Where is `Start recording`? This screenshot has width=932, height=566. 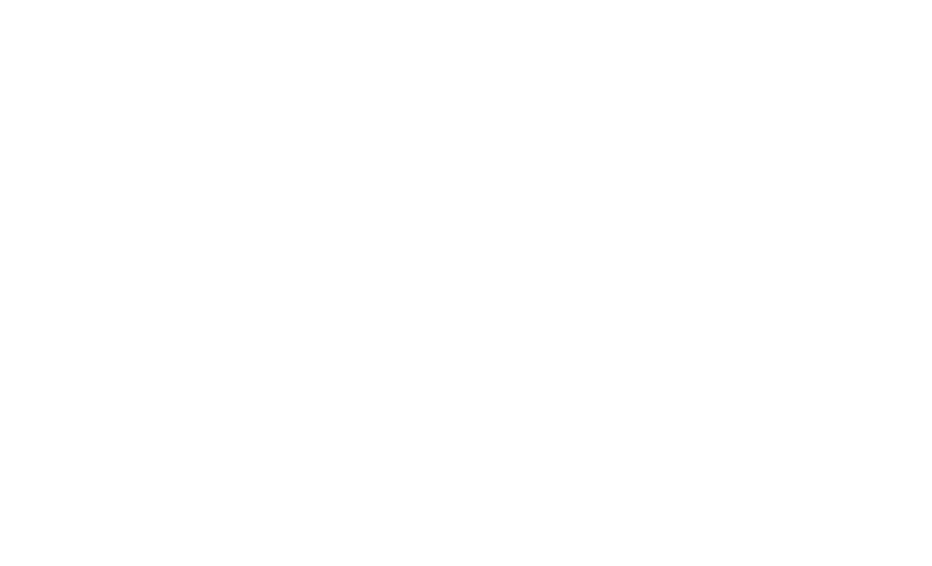 Start recording is located at coordinates (848, 423).